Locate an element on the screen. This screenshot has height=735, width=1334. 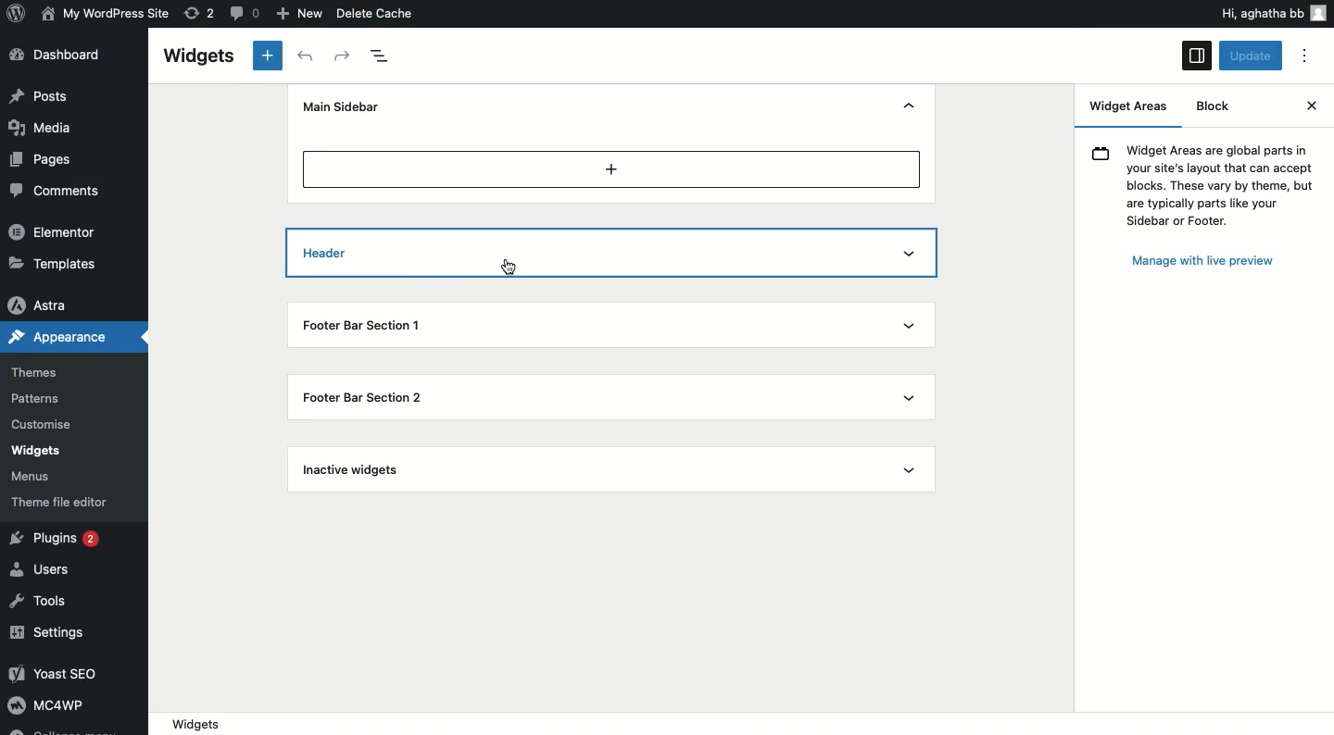
Sidebar is located at coordinates (1197, 56).